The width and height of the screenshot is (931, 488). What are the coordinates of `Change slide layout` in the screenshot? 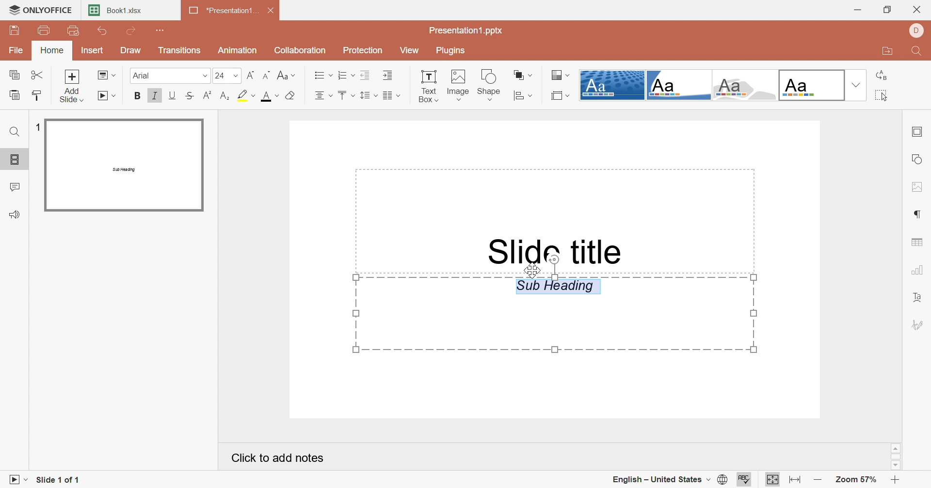 It's located at (105, 76).